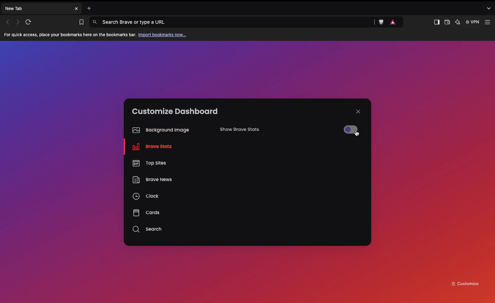  What do you see at coordinates (146, 197) in the screenshot?
I see `Clock` at bounding box center [146, 197].